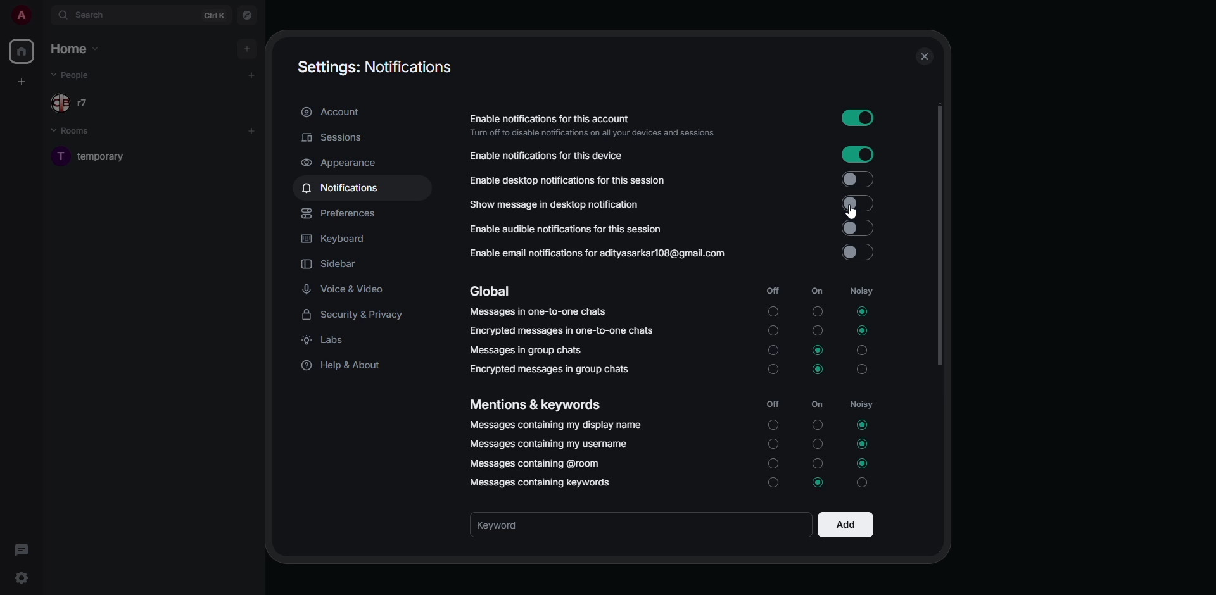  Describe the element at coordinates (346, 289) in the screenshot. I see `voice & video` at that location.